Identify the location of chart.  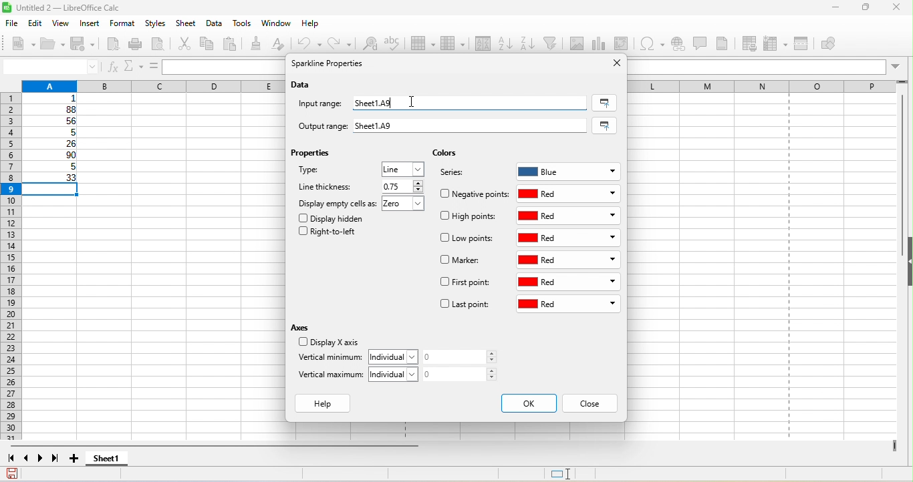
(601, 43).